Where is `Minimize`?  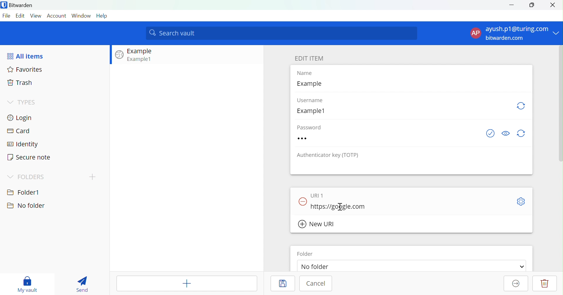
Minimize is located at coordinates (511, 4).